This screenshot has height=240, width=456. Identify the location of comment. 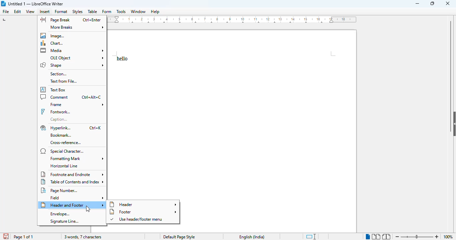
(55, 97).